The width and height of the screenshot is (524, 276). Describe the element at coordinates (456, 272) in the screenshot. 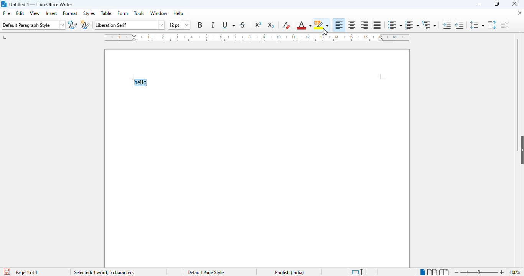

I see `zoom out` at that location.